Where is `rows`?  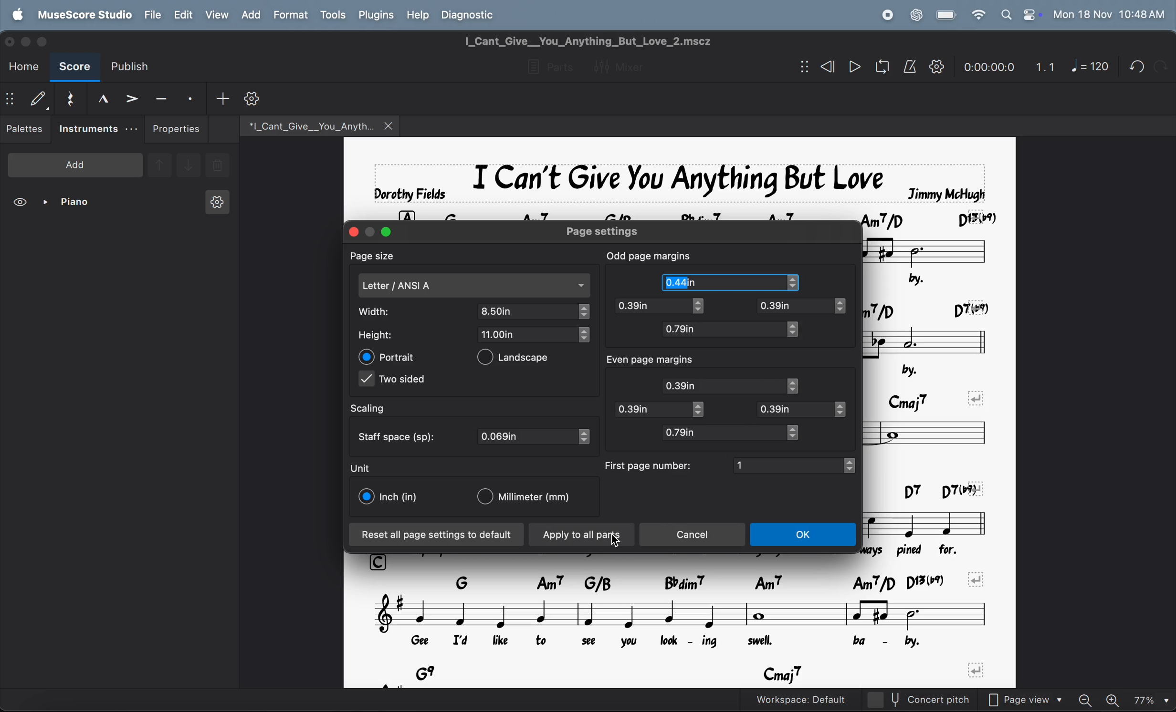
rows is located at coordinates (406, 212).